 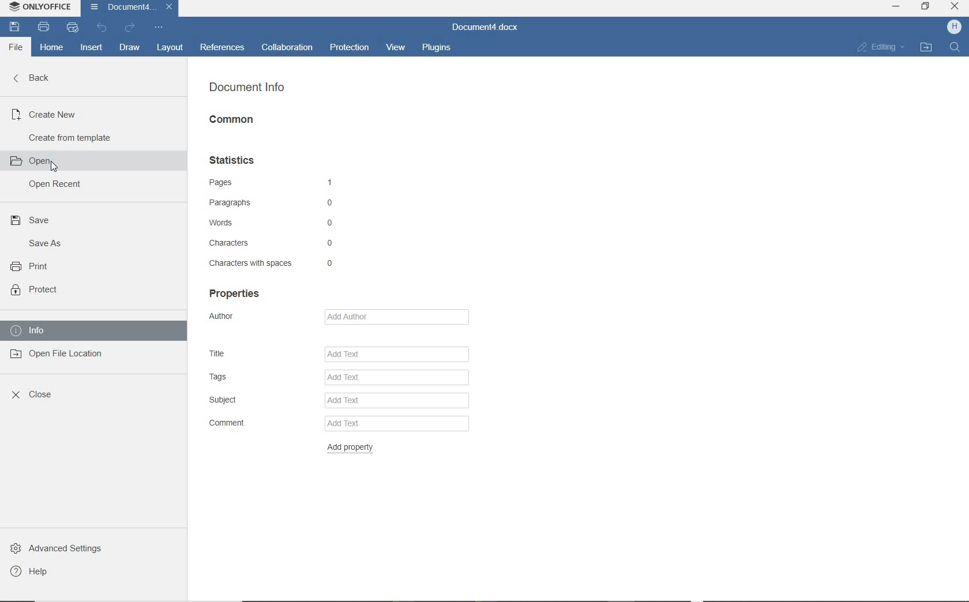 What do you see at coordinates (237, 122) in the screenshot?
I see `common` at bounding box center [237, 122].